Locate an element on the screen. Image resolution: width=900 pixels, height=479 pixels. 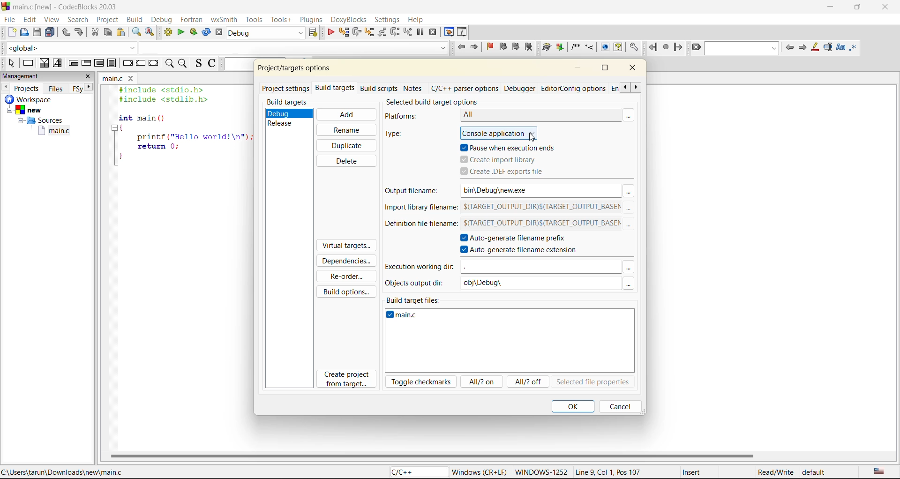
Extract documentation for the current project is located at coordinates (560, 47).